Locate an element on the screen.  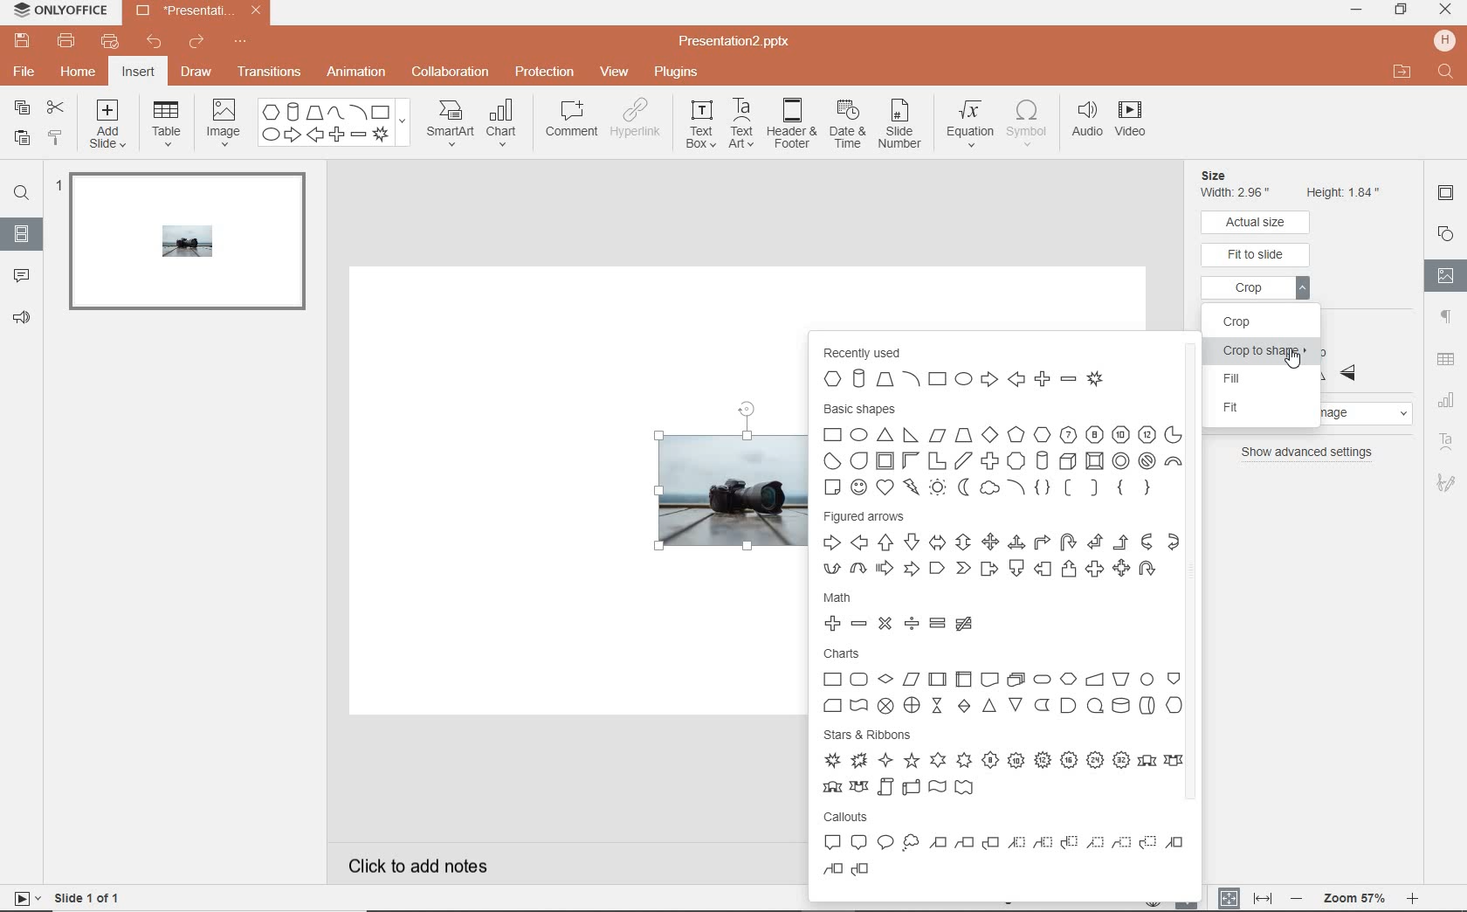
Width 2.96" is located at coordinates (1238, 193).